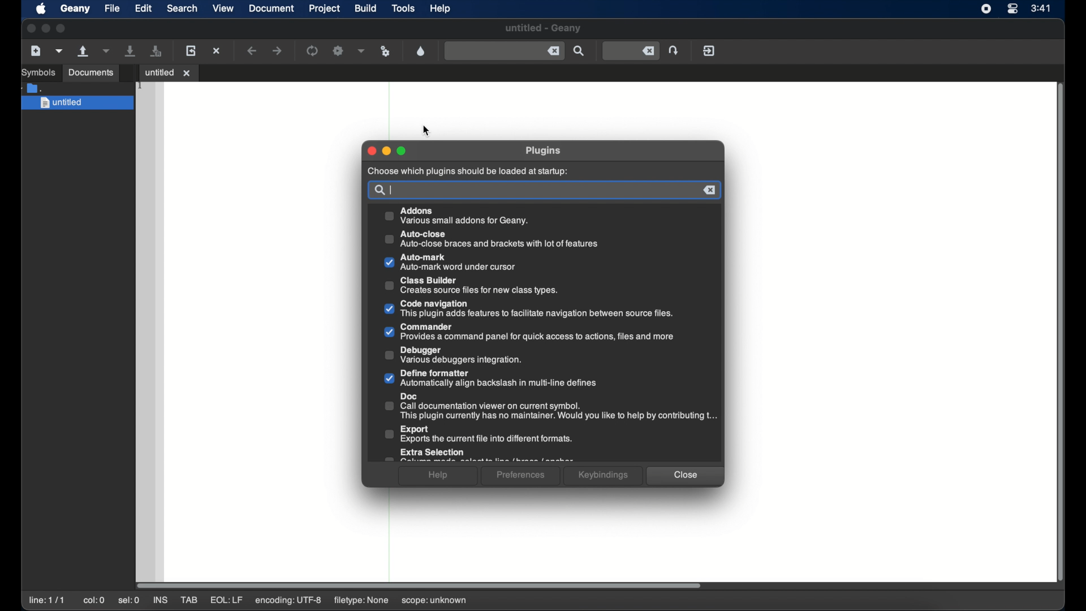  I want to click on extra selection, so click(475, 455).